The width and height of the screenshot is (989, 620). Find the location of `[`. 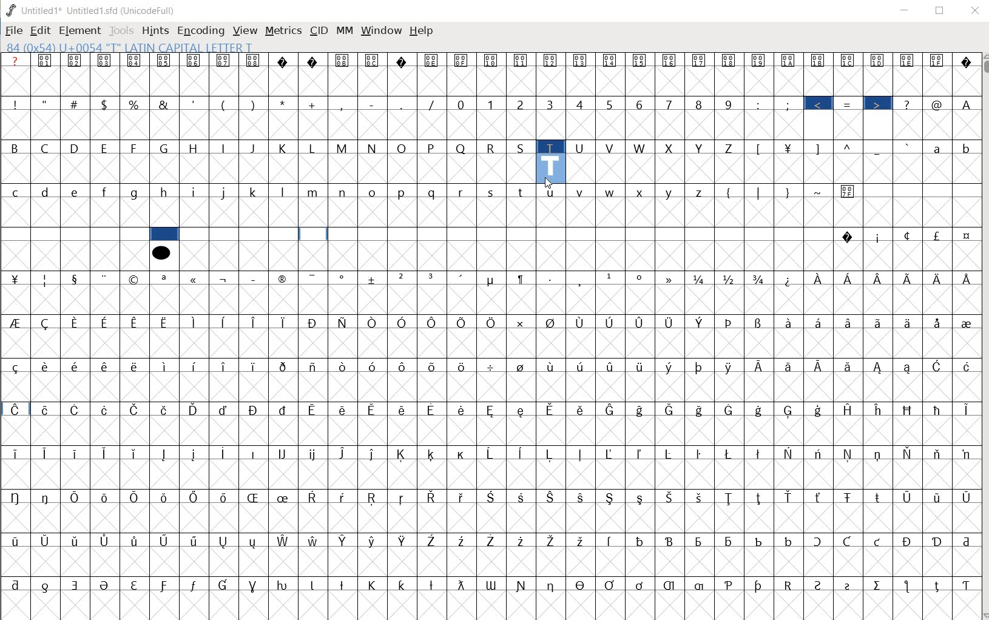

[ is located at coordinates (760, 149).